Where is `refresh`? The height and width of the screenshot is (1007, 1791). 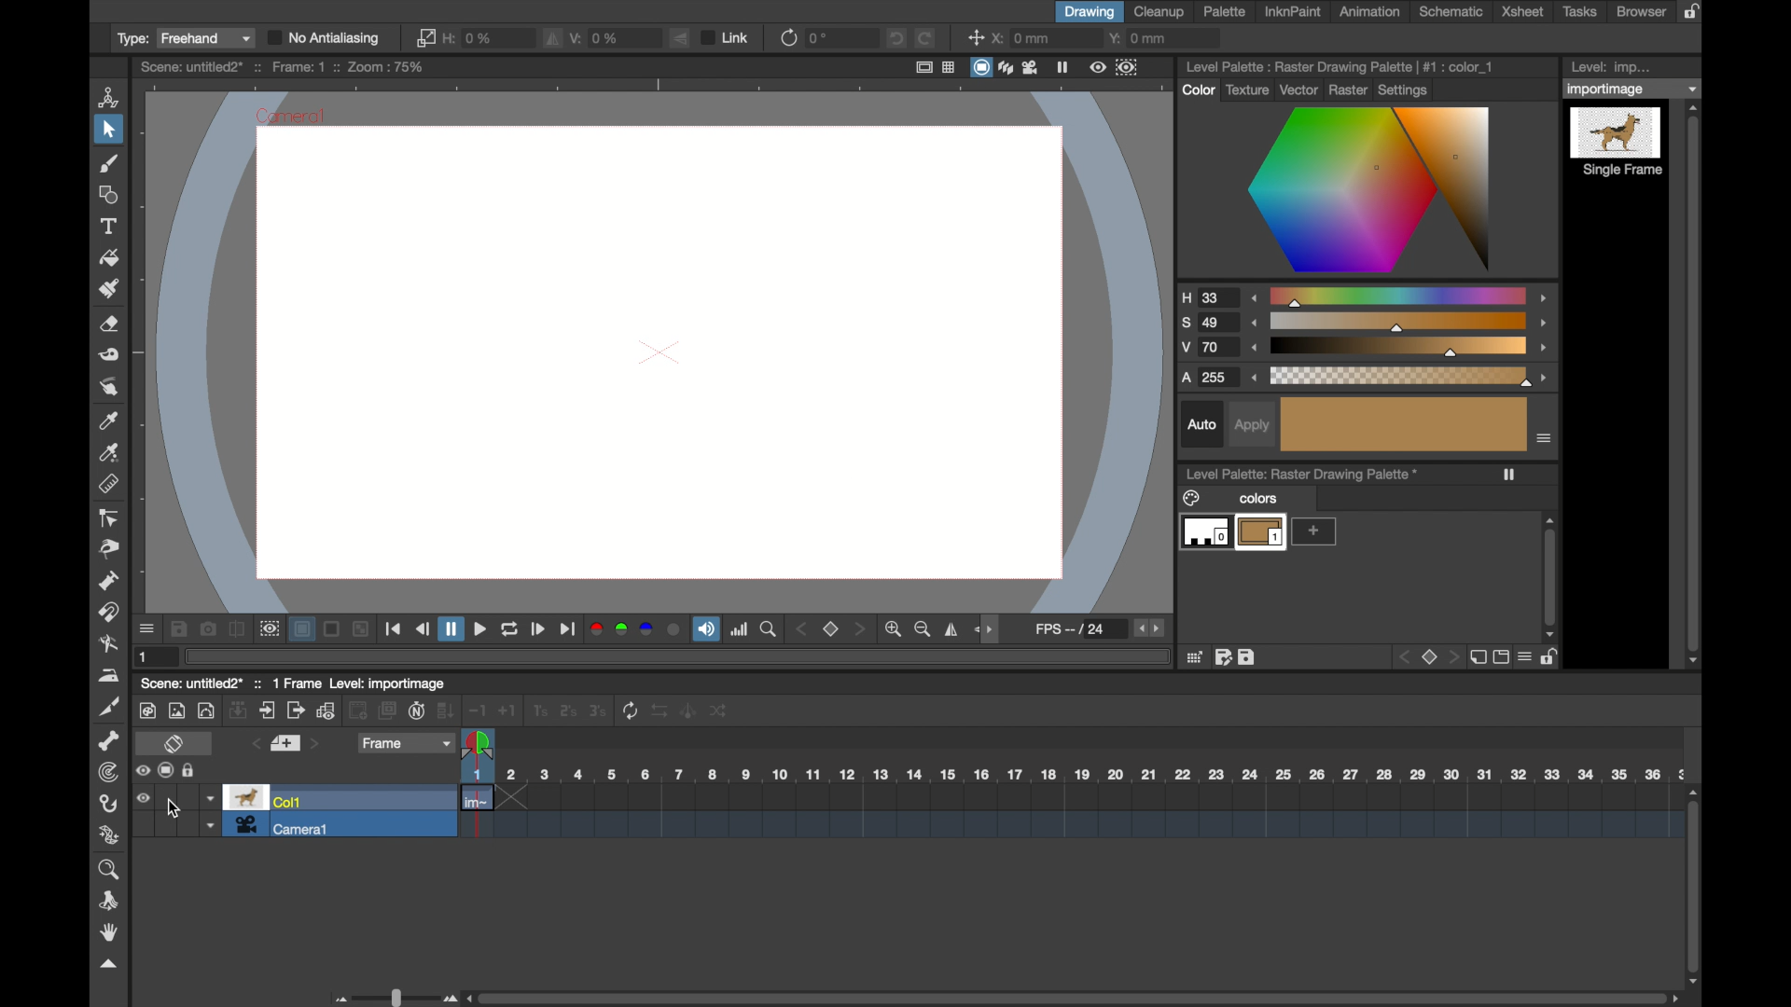 refresh is located at coordinates (629, 710).